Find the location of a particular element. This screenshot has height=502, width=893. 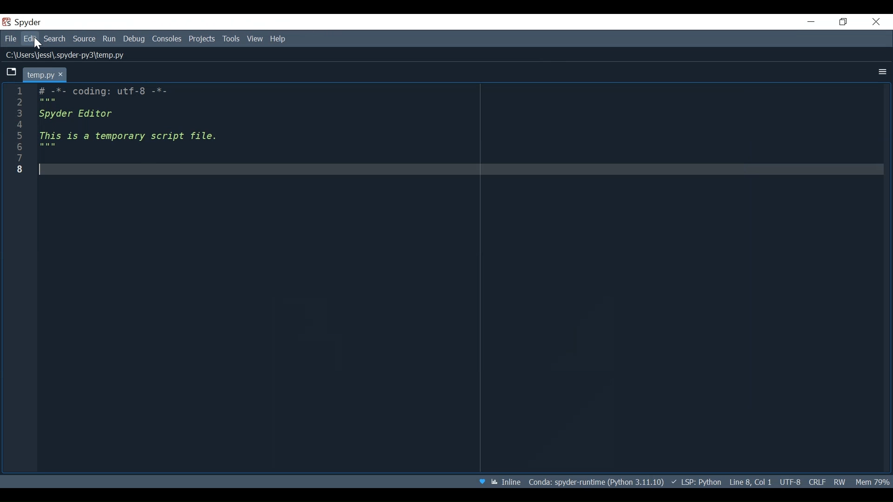

Source is located at coordinates (85, 40).